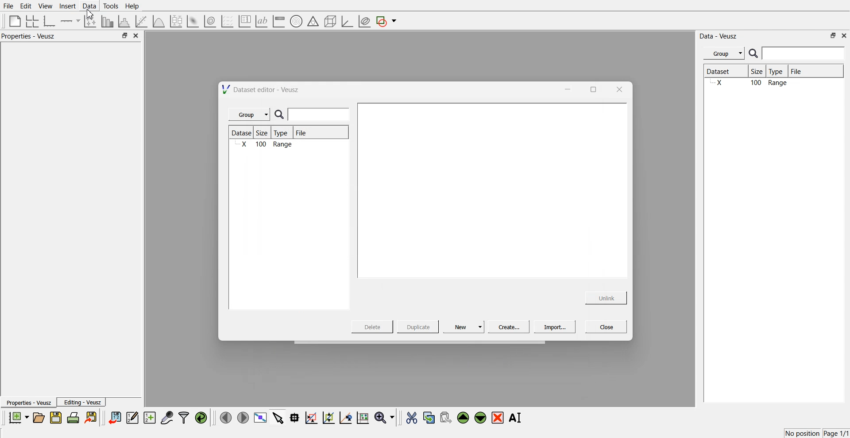 The image size is (850, 438). I want to click on minimise, so click(565, 88).